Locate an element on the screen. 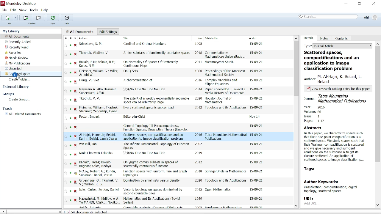  authors is located at coordinates (98, 174).